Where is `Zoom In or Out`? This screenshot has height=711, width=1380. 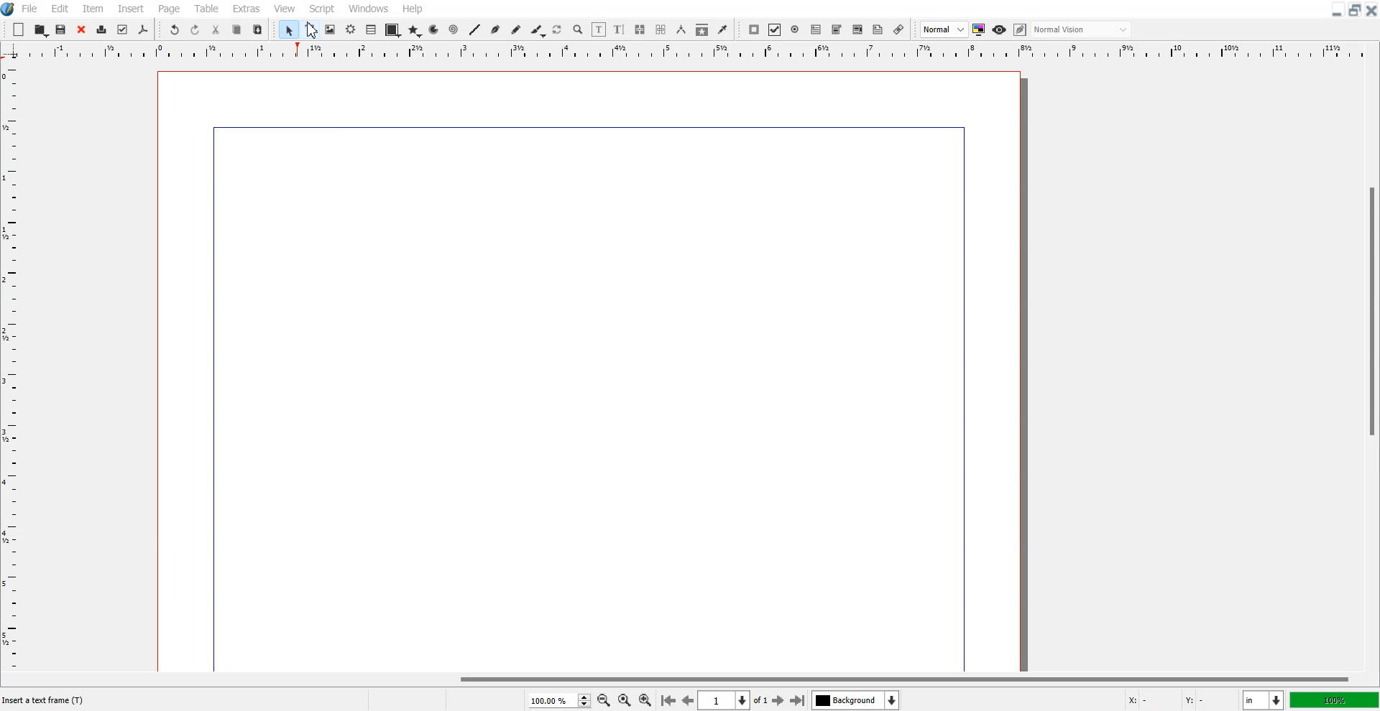 Zoom In or Out is located at coordinates (578, 29).